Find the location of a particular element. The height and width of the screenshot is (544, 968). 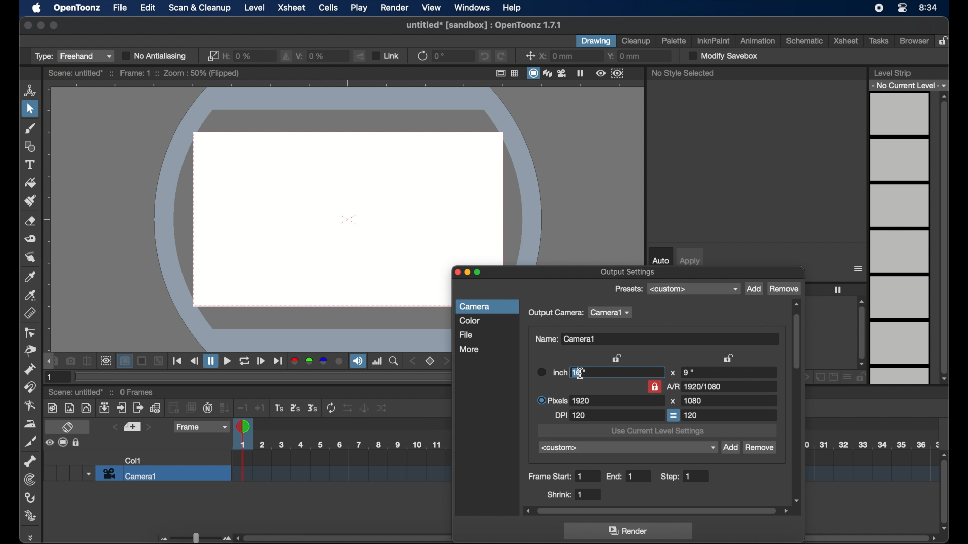

tasks is located at coordinates (880, 41).